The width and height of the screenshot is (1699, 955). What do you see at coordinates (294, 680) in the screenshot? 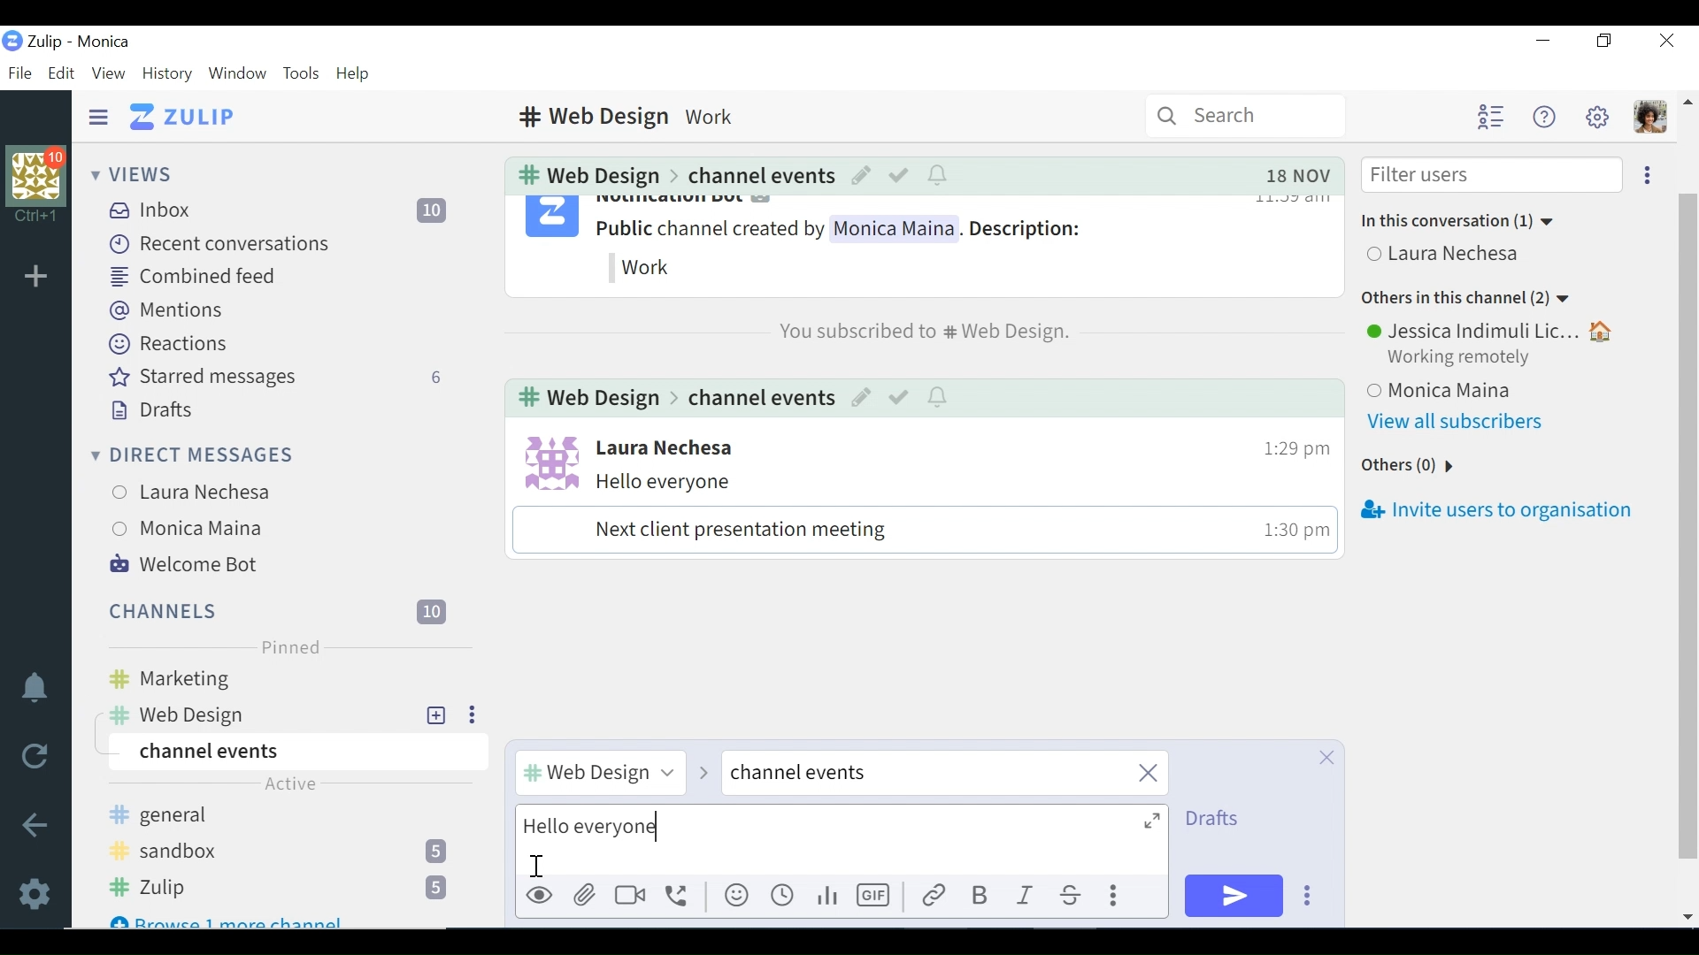
I see `marketing Channel` at bounding box center [294, 680].